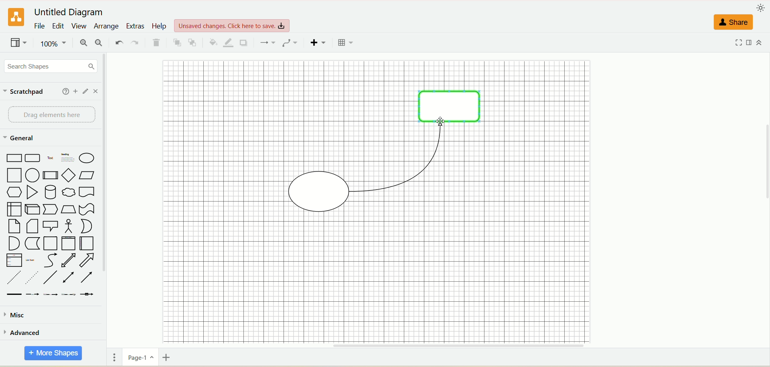 The height and width of the screenshot is (367, 770). I want to click on zoom out, so click(100, 43).